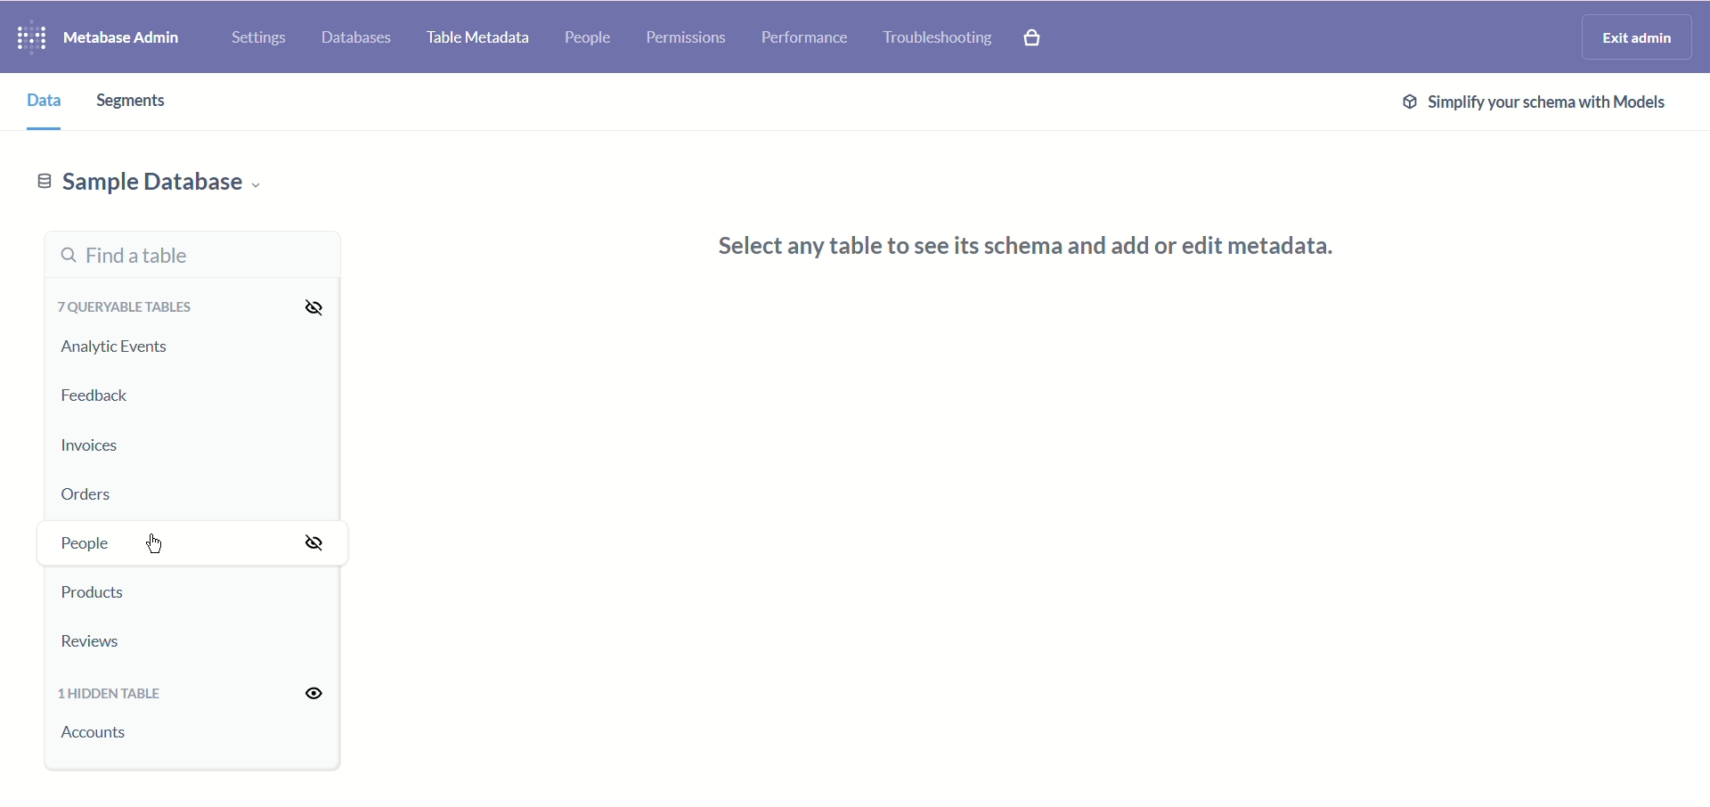  What do you see at coordinates (938, 37) in the screenshot?
I see `Troubleshooting` at bounding box center [938, 37].